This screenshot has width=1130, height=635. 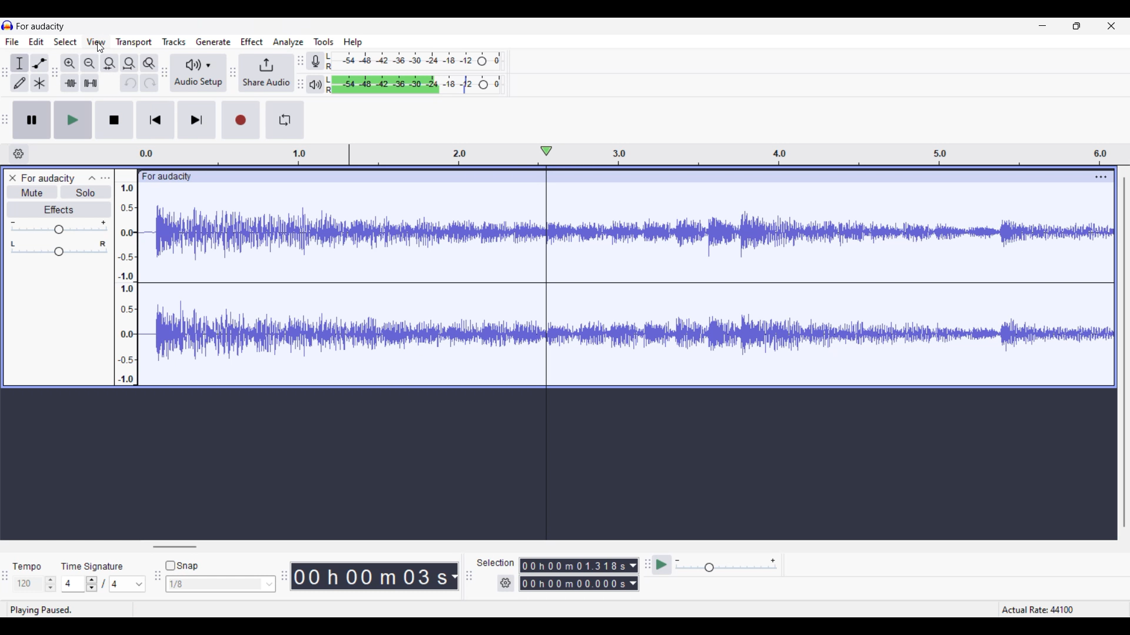 I want to click on Current track, so click(x=615, y=278).